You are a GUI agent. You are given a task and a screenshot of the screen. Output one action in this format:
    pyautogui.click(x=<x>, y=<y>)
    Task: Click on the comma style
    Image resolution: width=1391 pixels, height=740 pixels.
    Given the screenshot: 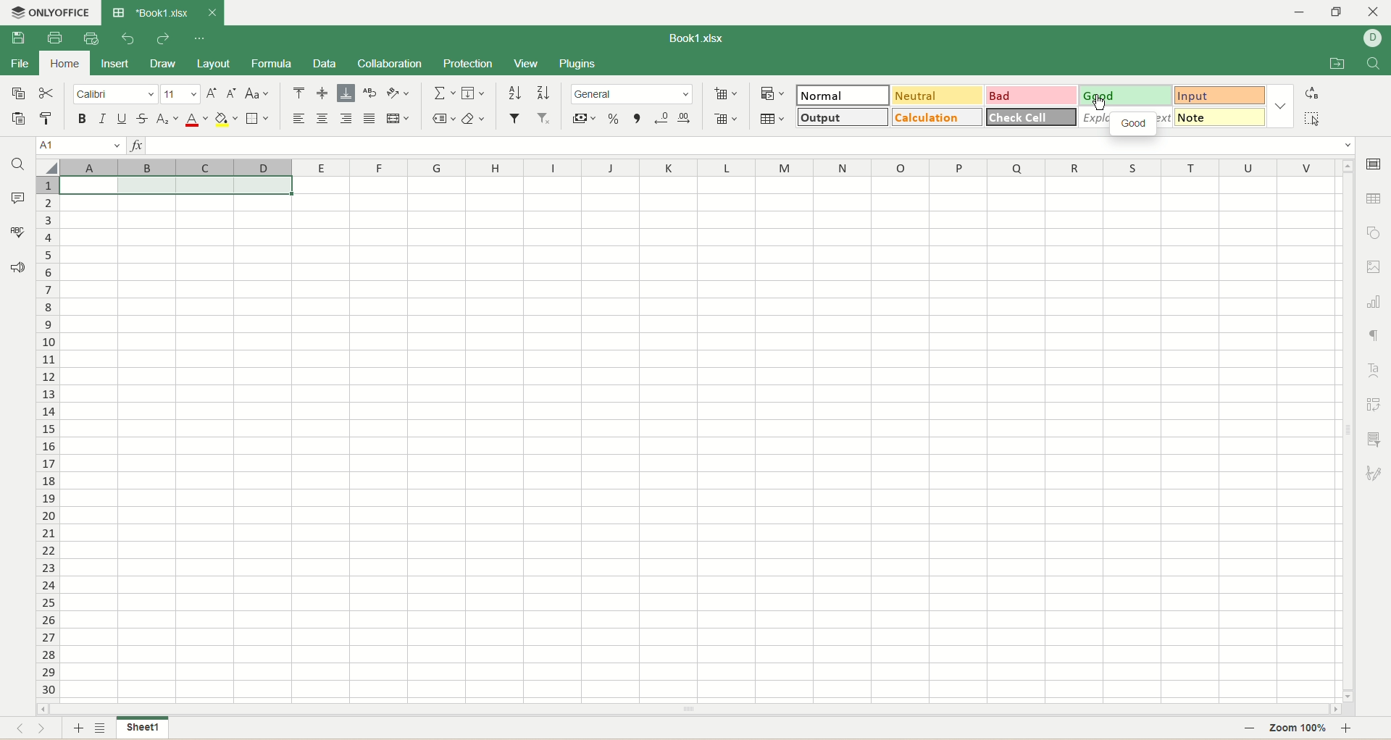 What is the action you would take?
    pyautogui.click(x=637, y=118)
    